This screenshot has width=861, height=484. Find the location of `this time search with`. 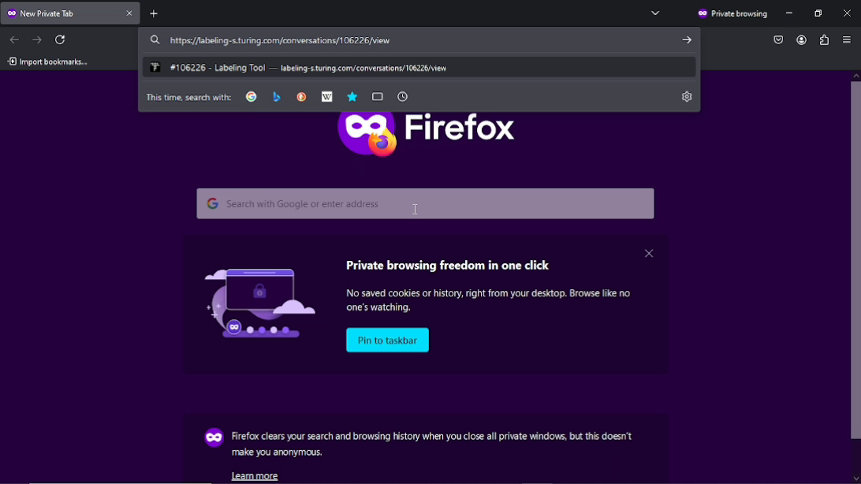

this time search with is located at coordinates (188, 97).